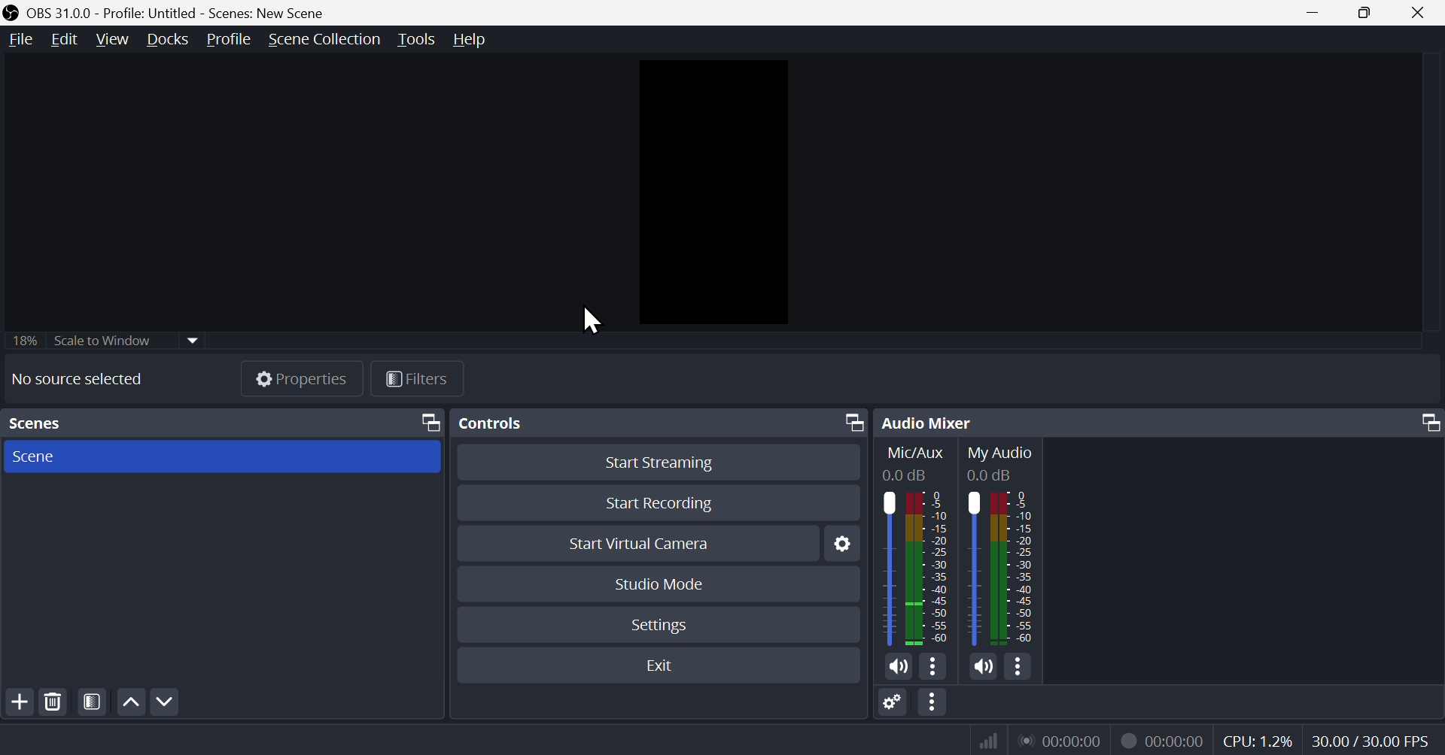  What do you see at coordinates (89, 700) in the screenshot?
I see `Scene Filters` at bounding box center [89, 700].